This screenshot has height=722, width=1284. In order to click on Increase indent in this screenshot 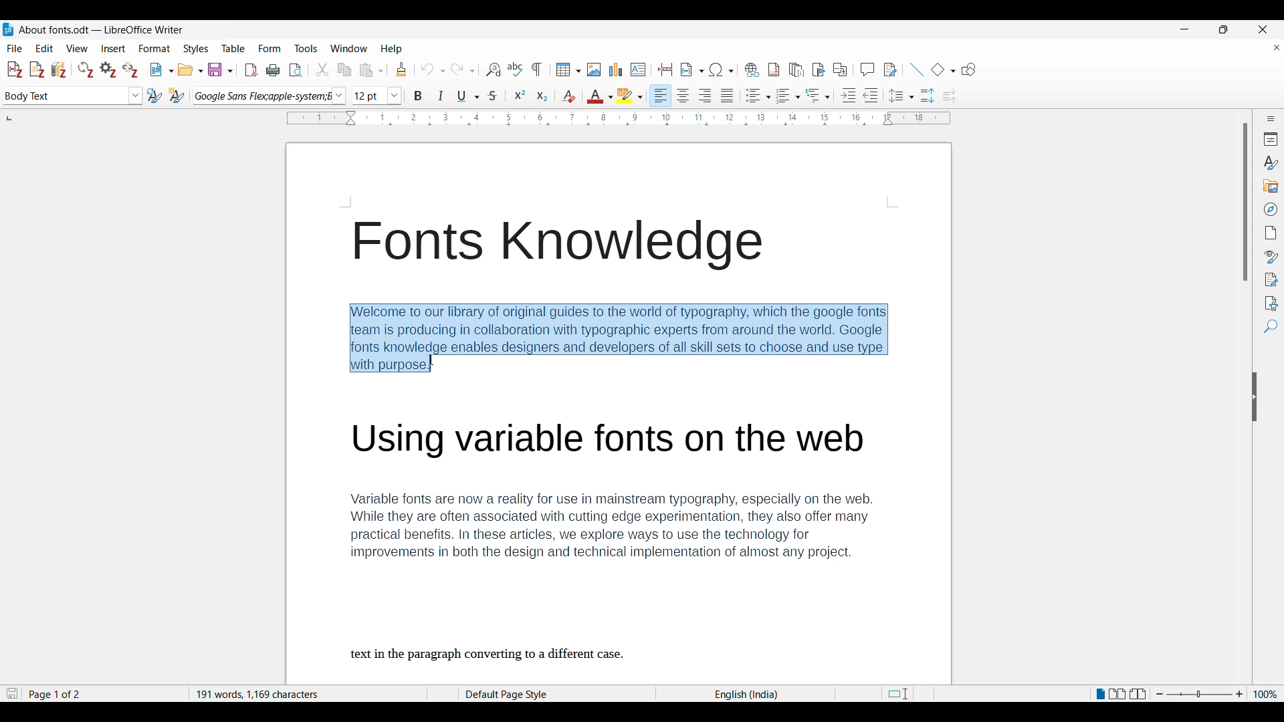, I will do `click(849, 95)`.